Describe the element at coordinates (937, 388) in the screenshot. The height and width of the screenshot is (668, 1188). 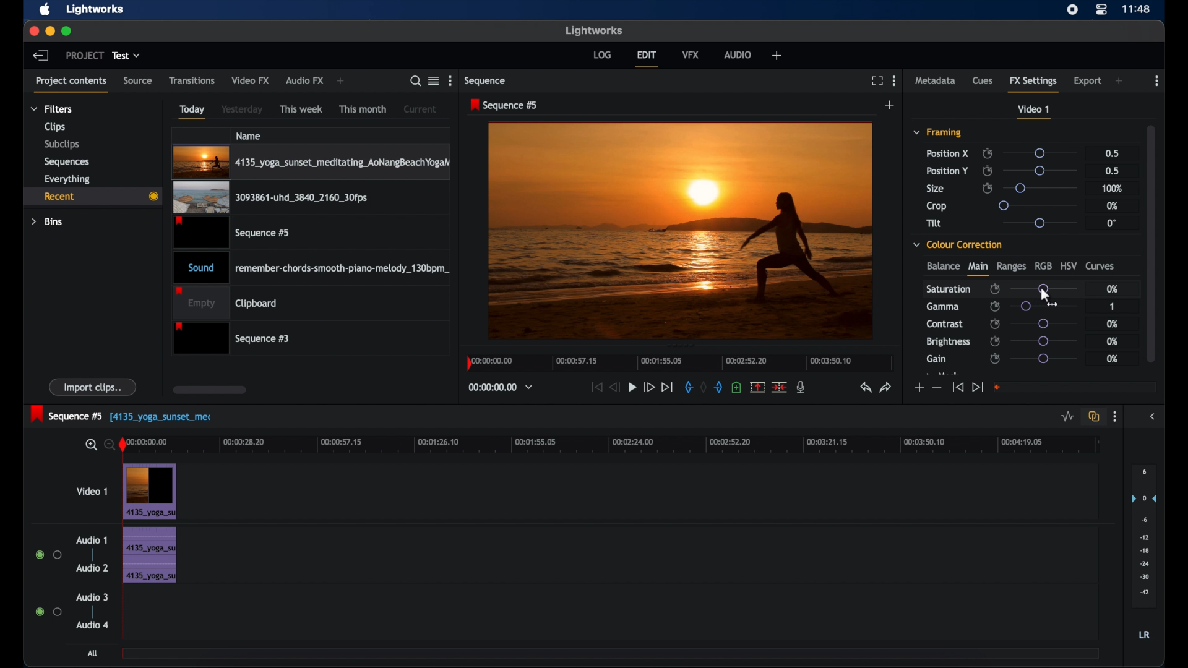
I see `decrement` at that location.